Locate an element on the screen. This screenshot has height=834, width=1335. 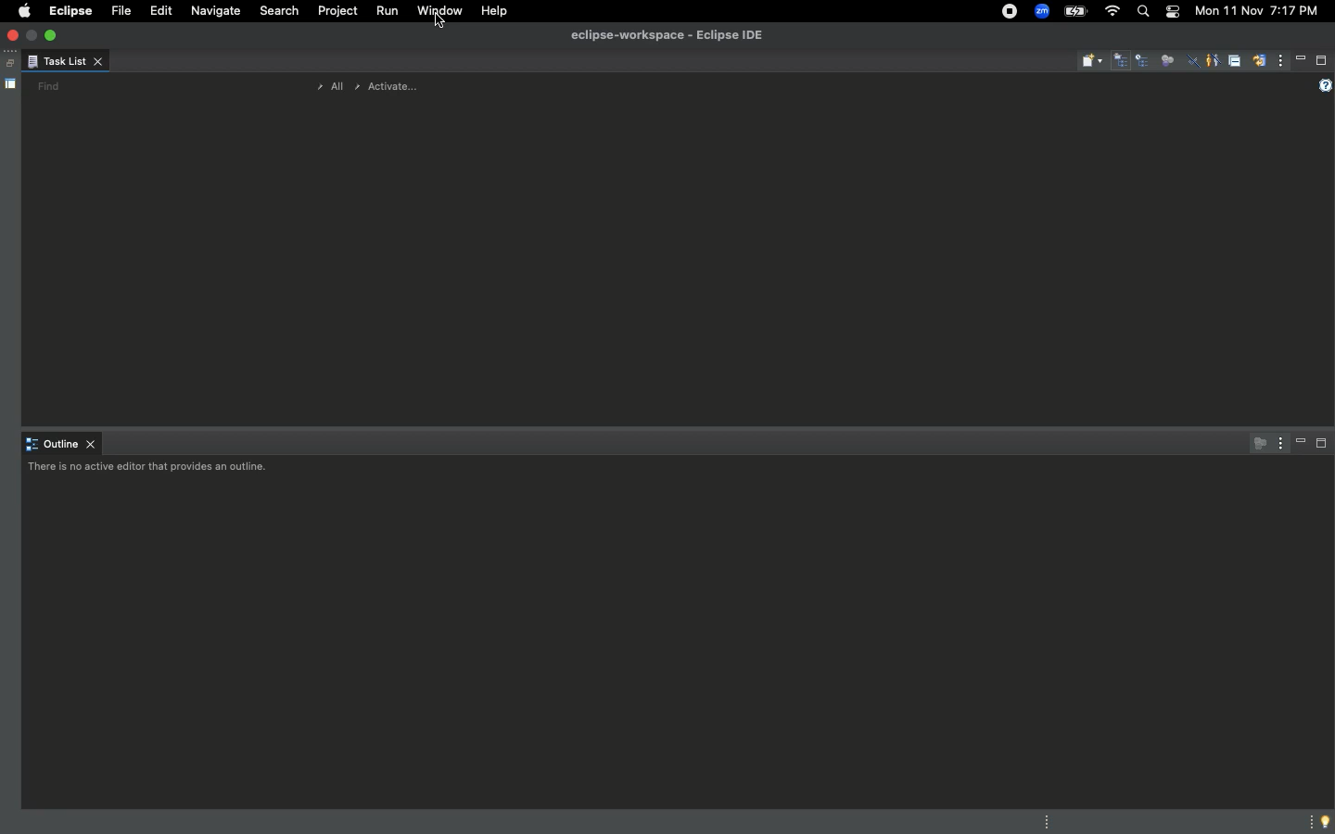
Hide completed tasks is located at coordinates (1193, 63).